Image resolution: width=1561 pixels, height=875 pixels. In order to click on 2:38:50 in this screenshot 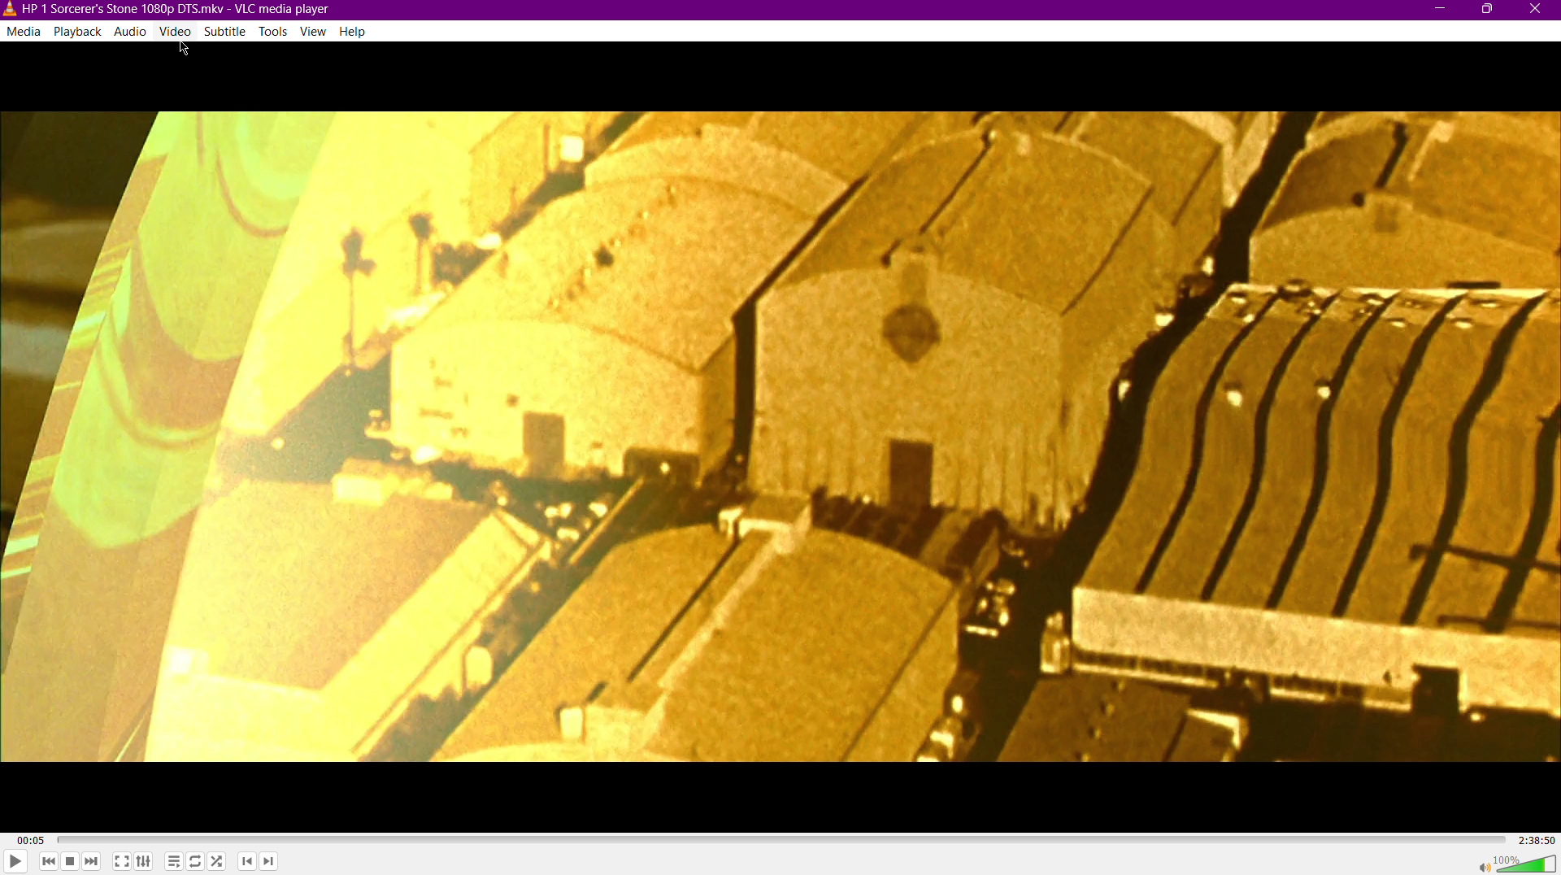, I will do `click(1538, 838)`.